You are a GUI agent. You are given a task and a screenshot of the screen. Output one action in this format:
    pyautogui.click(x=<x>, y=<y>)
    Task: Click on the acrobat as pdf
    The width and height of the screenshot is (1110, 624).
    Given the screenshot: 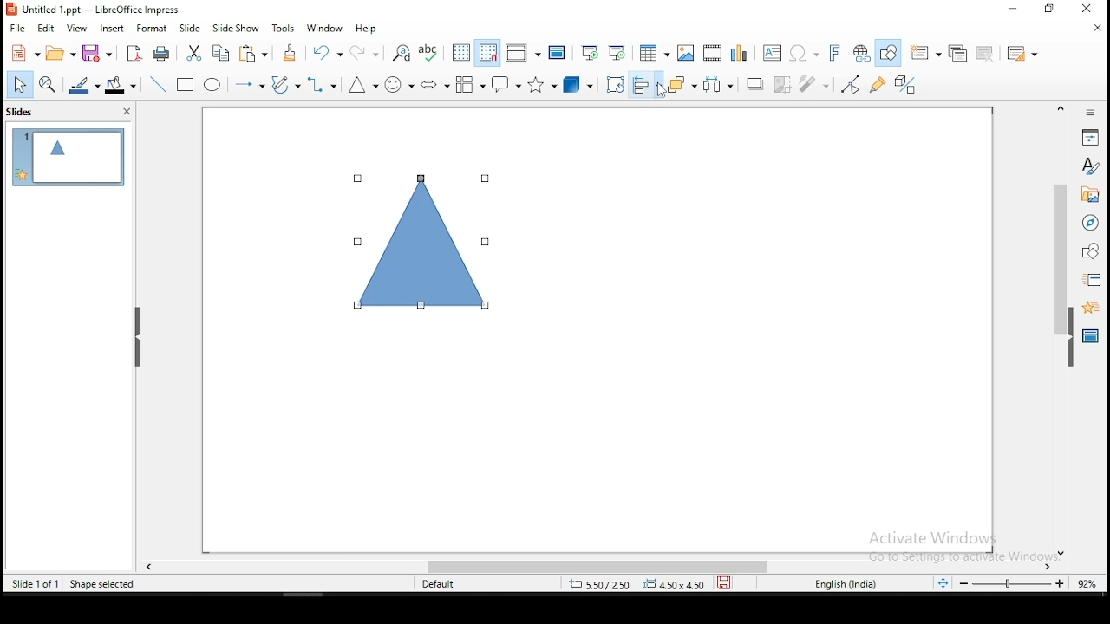 What is the action you would take?
    pyautogui.click(x=135, y=53)
    